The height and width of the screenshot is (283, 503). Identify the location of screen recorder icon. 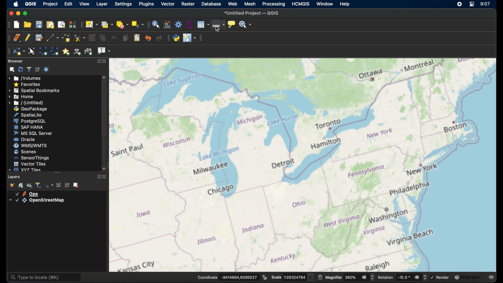
(459, 4).